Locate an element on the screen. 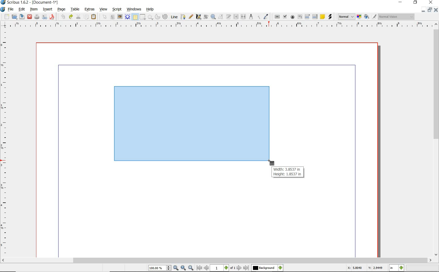 This screenshot has height=272, width=439. text annotation is located at coordinates (323, 17).